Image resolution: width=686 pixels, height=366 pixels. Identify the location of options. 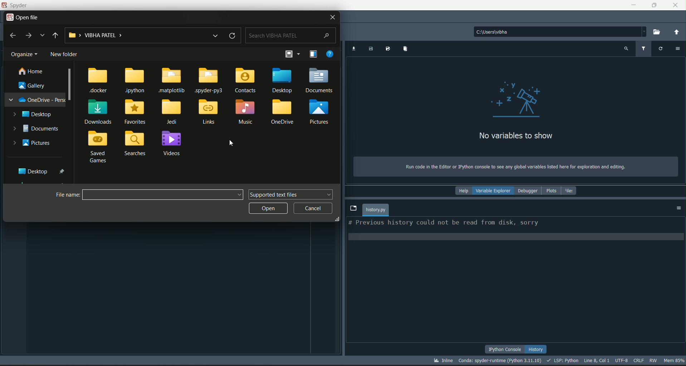
(677, 49).